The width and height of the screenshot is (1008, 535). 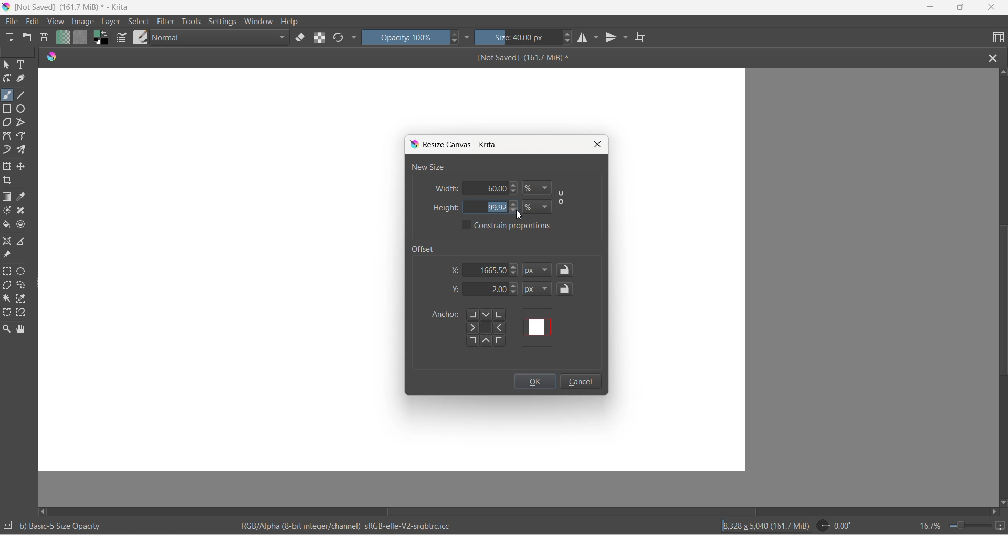 What do you see at coordinates (645, 38) in the screenshot?
I see `wrap around mode` at bounding box center [645, 38].